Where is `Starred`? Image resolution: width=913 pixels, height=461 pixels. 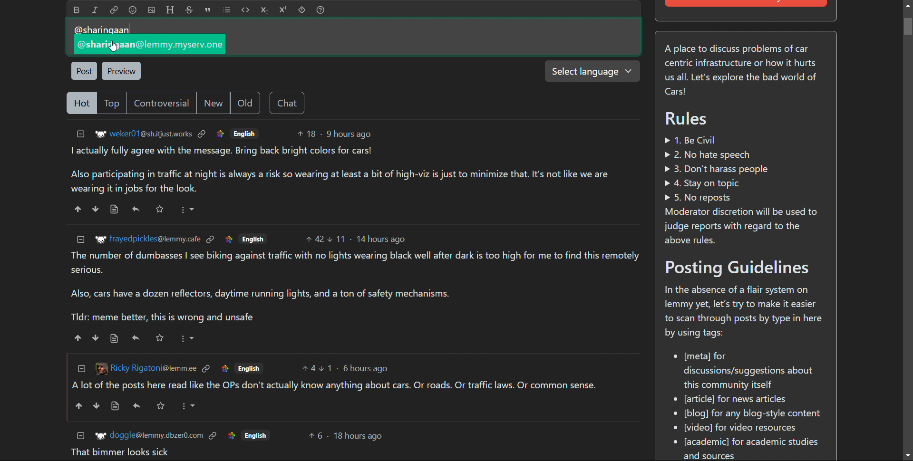
Starred is located at coordinates (161, 210).